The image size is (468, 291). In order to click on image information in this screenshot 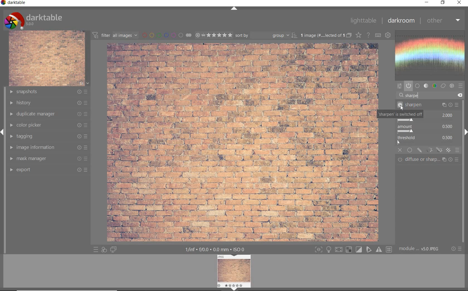, I will do `click(48, 147)`.